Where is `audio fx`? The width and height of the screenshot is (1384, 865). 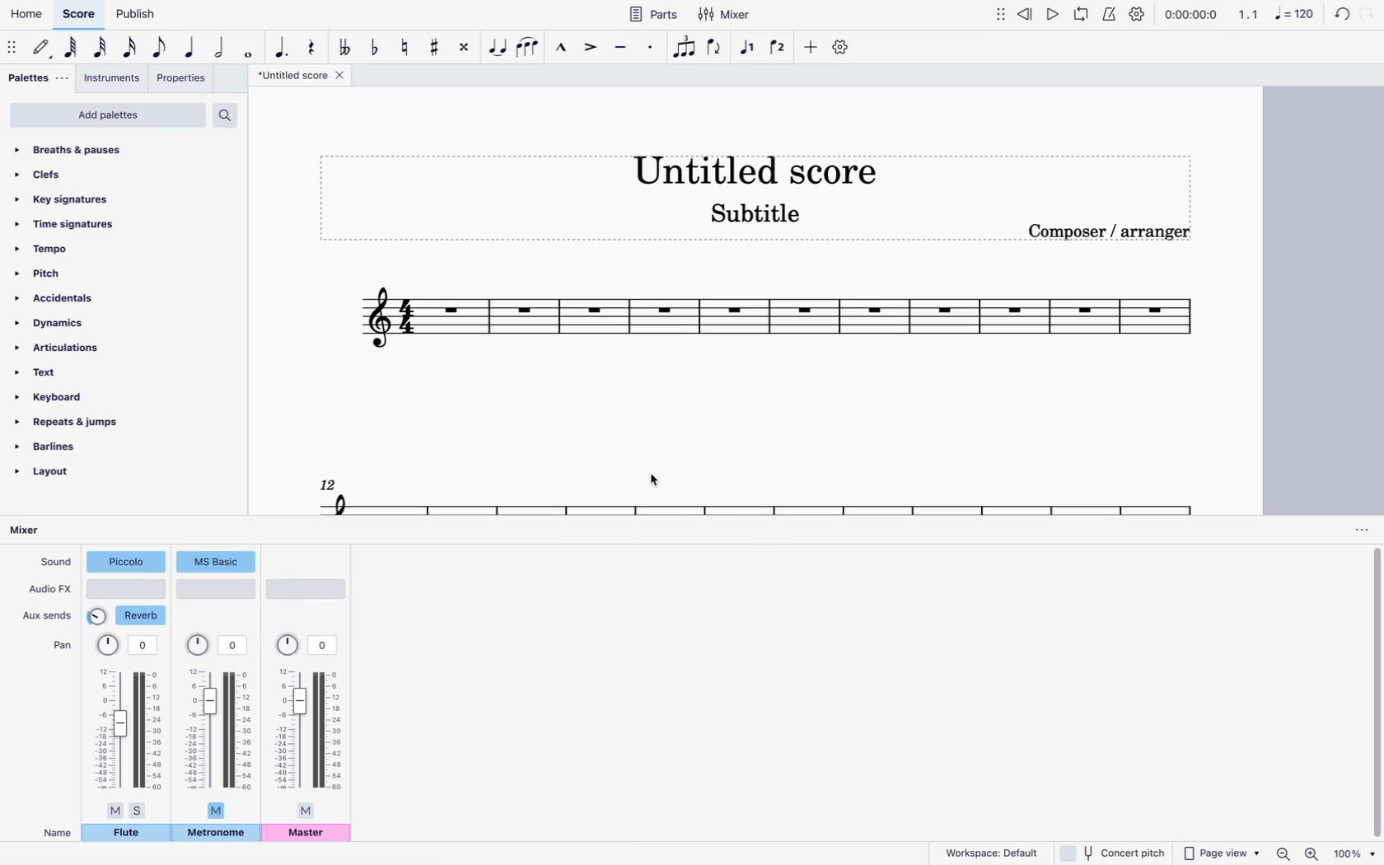
audio fx is located at coordinates (50, 589).